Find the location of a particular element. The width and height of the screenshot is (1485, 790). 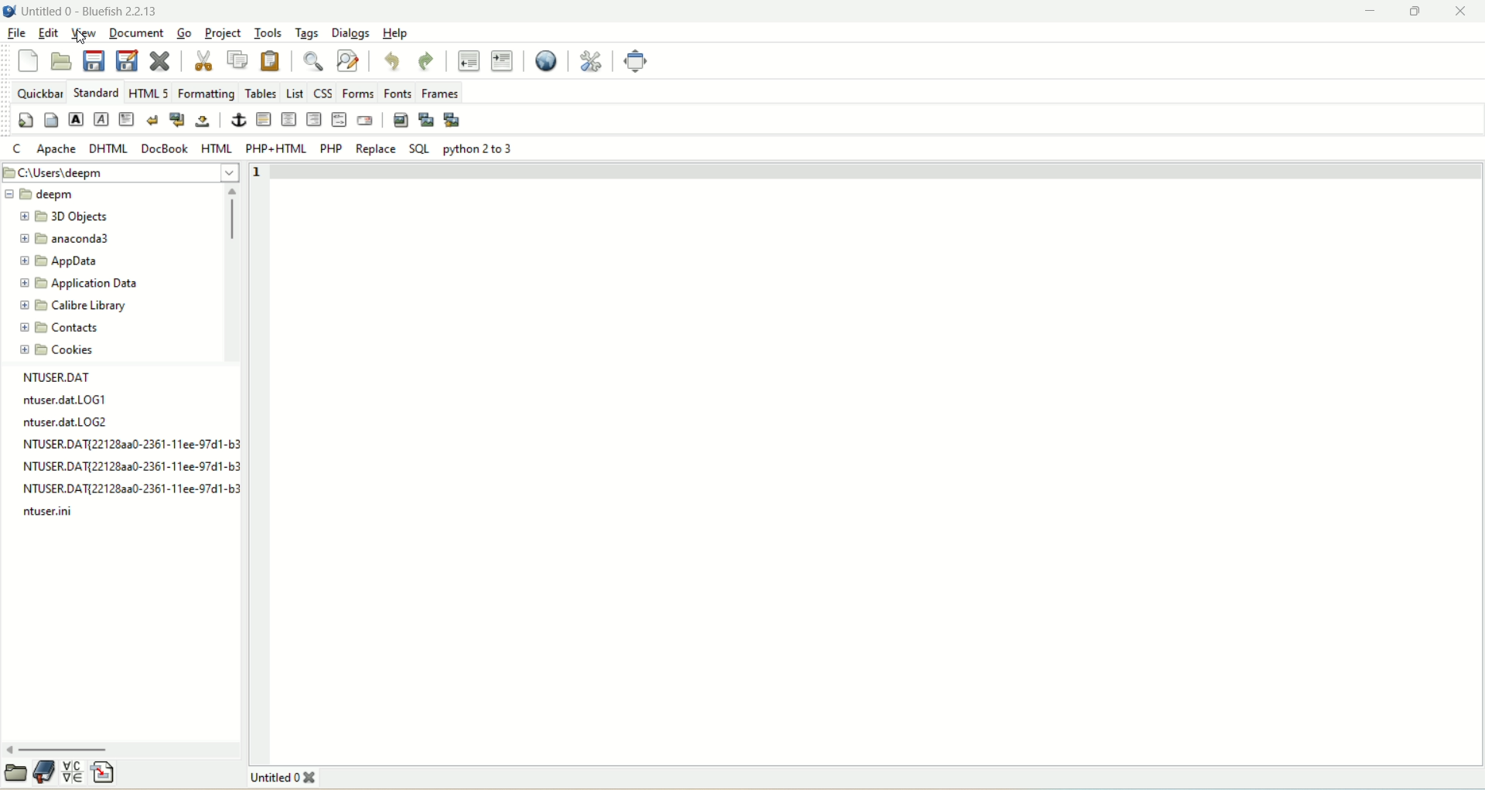

standard is located at coordinates (94, 92).